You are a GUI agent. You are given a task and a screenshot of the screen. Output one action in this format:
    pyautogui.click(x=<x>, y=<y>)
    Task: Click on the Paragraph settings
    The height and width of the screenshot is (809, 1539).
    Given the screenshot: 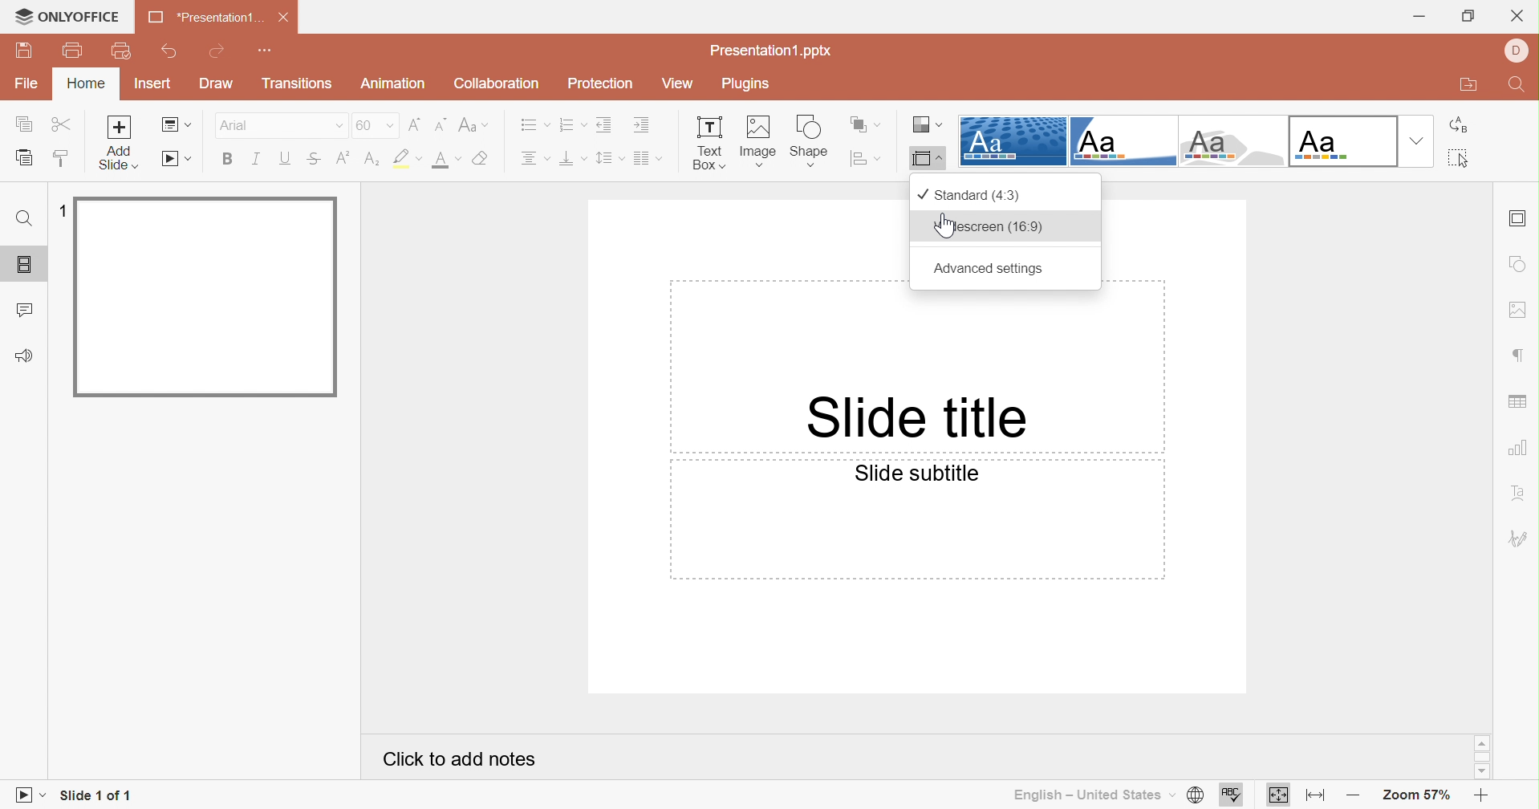 What is the action you would take?
    pyautogui.click(x=1522, y=356)
    